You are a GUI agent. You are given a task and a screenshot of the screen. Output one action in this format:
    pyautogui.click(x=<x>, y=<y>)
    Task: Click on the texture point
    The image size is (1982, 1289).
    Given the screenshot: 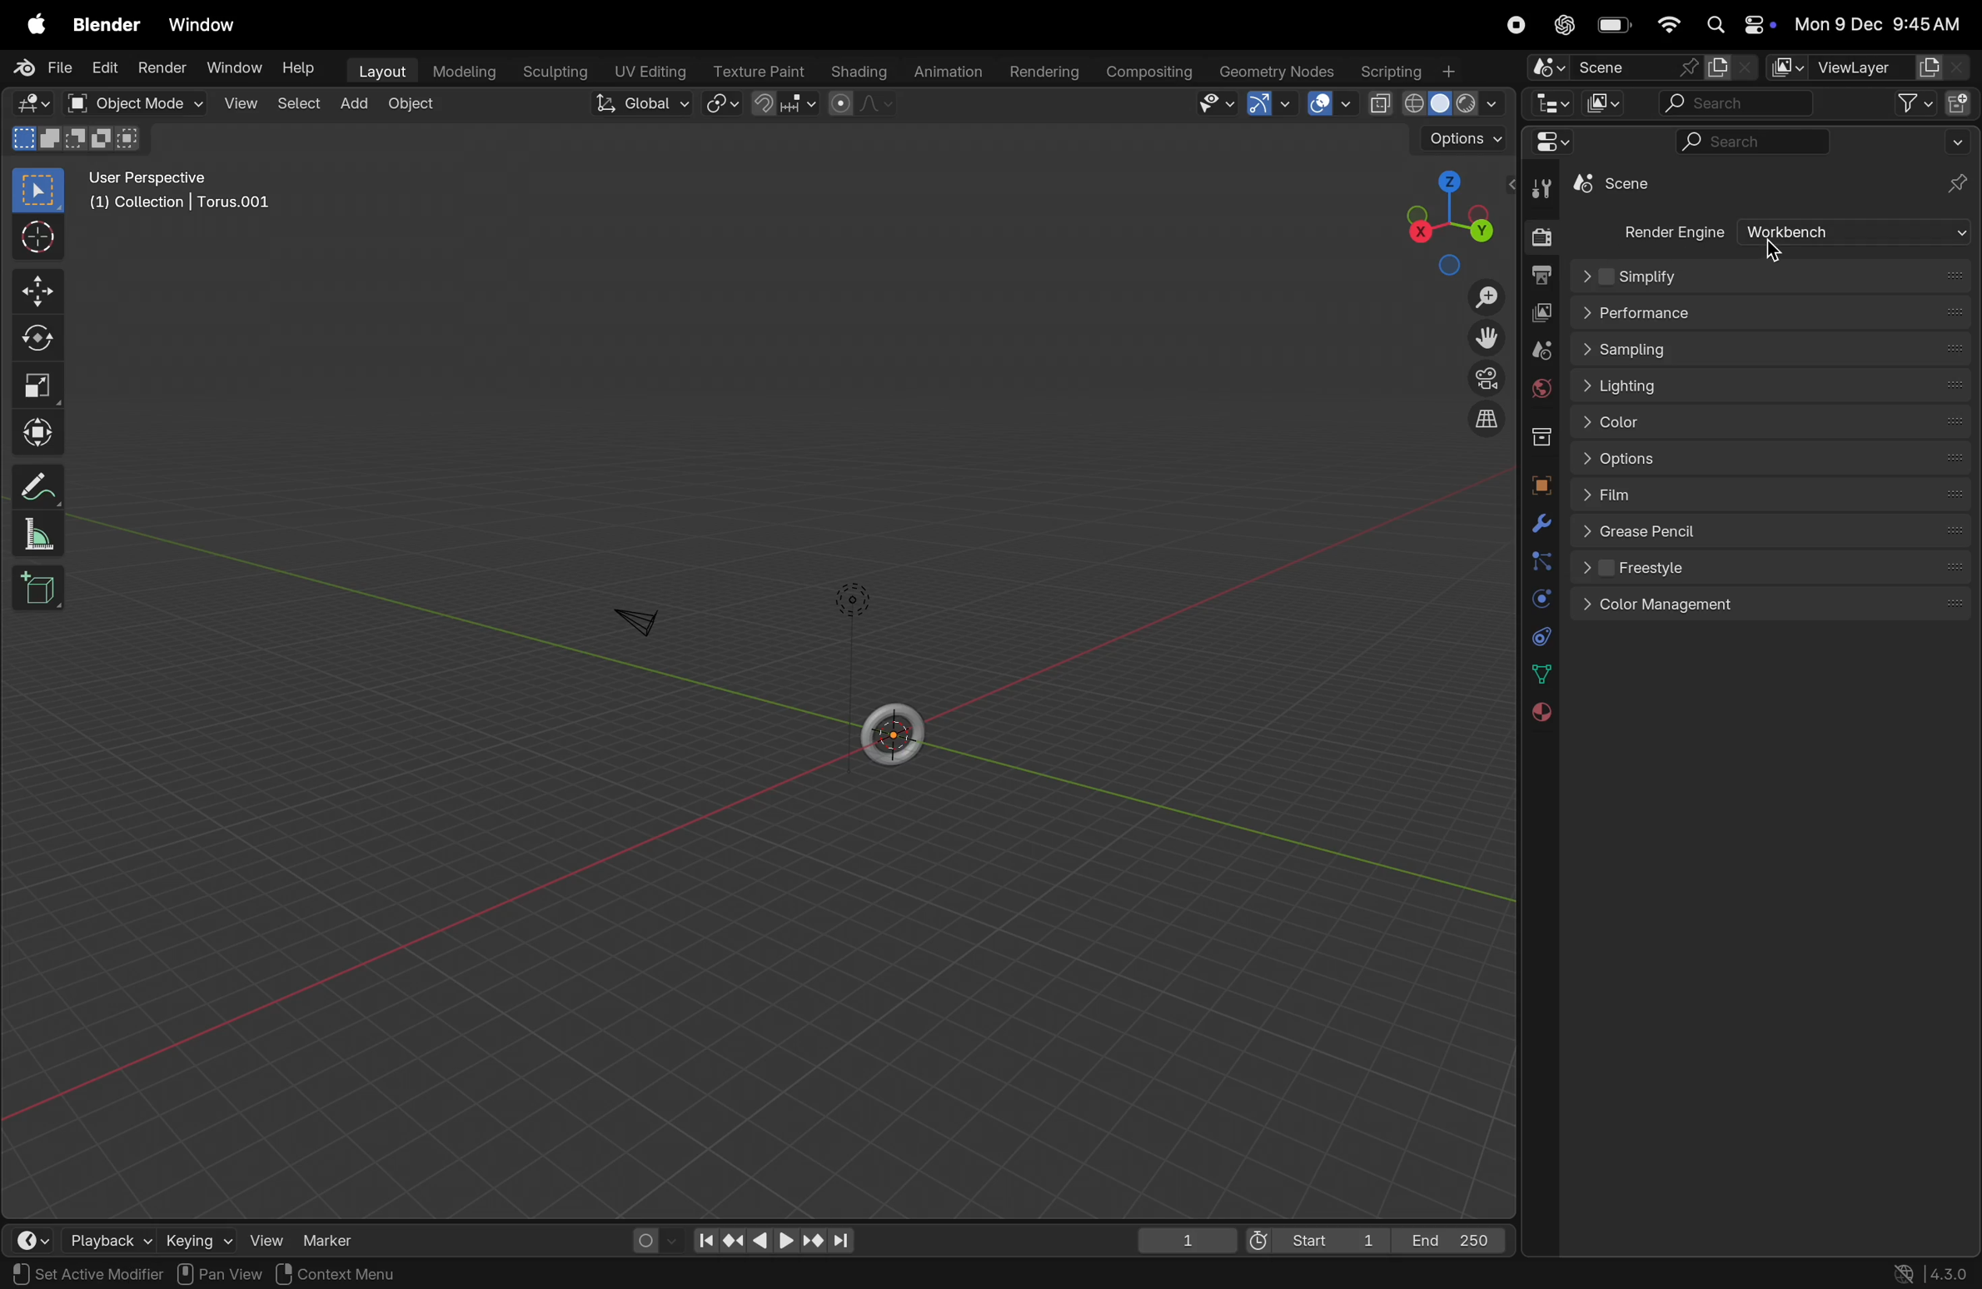 What is the action you would take?
    pyautogui.click(x=756, y=71)
    